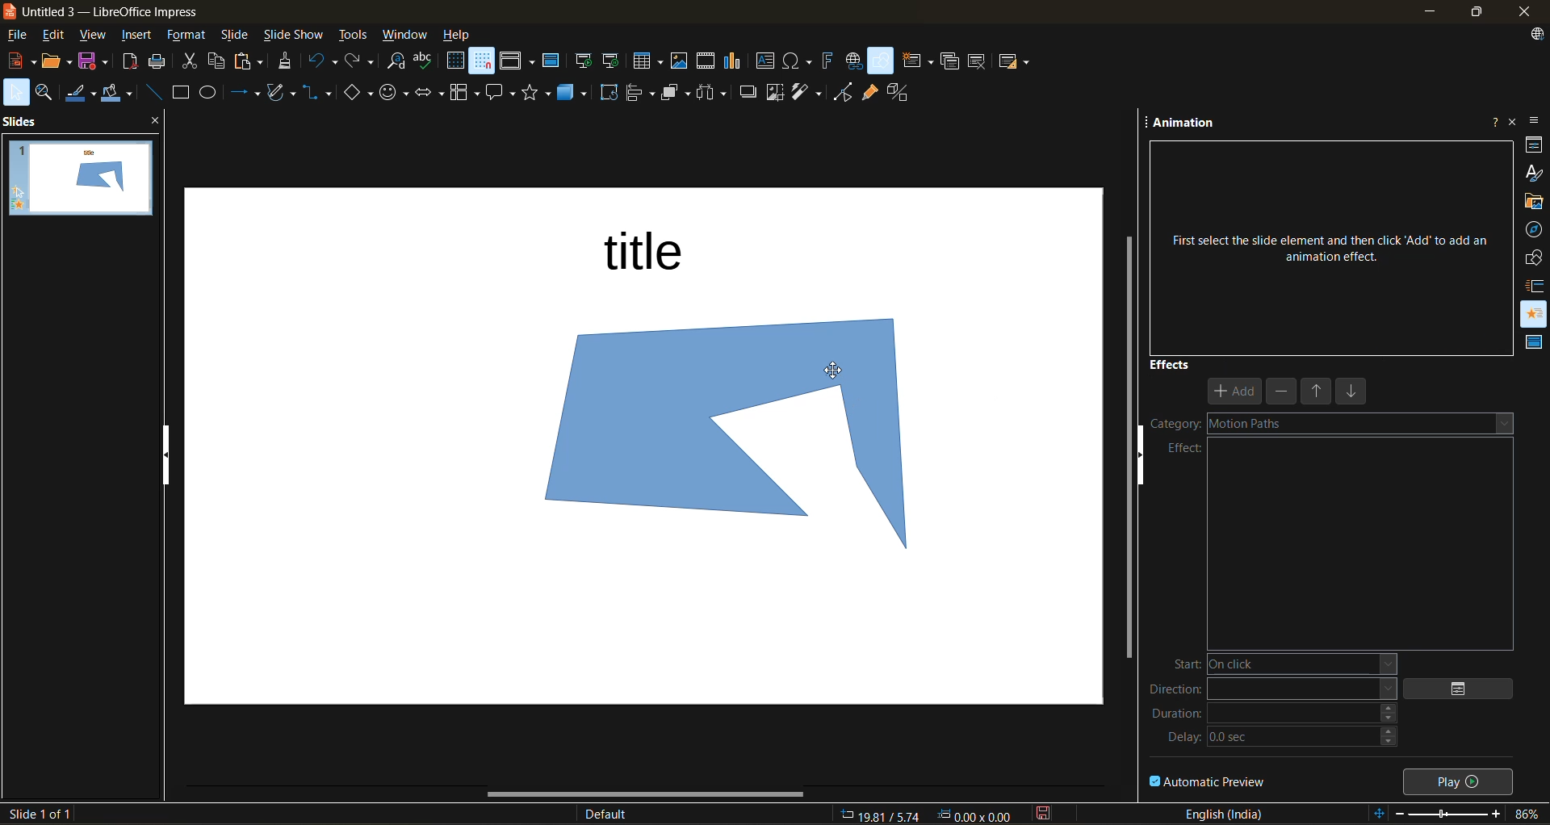 The width and height of the screenshot is (1550, 825). I want to click on untitled 3 - LibreOffice Impress, so click(128, 10).